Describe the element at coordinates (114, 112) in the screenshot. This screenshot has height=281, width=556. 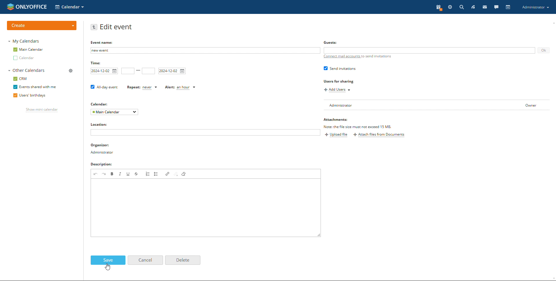
I see `select calendar` at that location.